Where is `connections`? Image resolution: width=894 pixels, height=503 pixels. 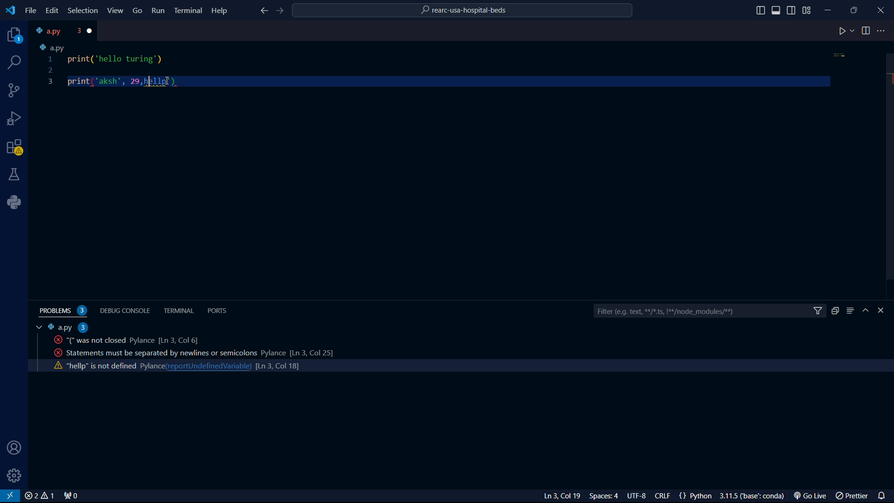
connections is located at coordinates (14, 90).